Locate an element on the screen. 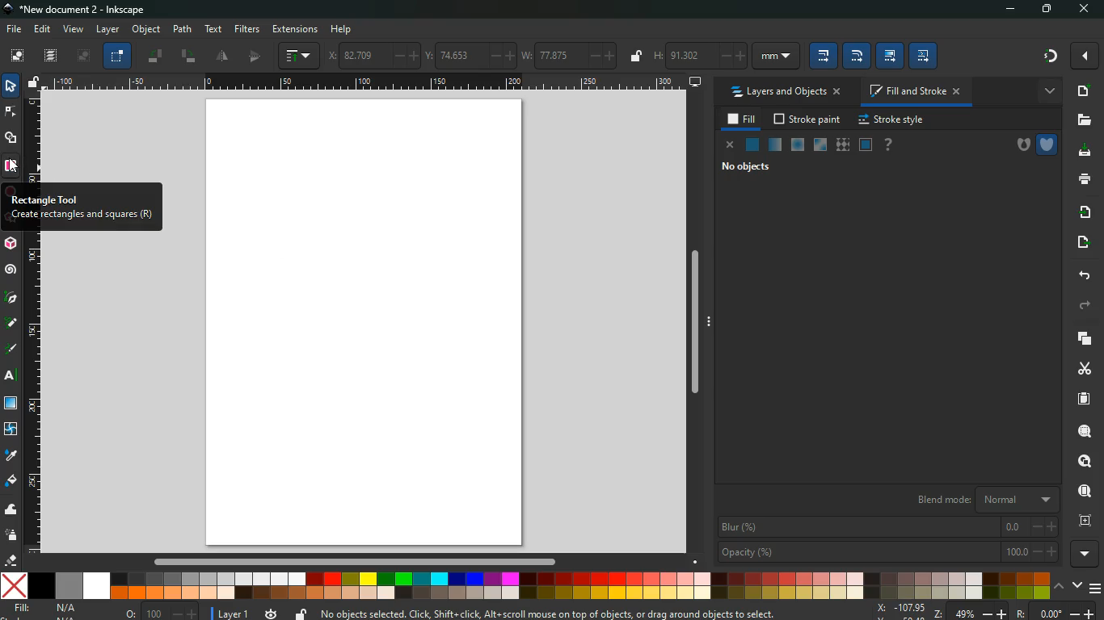 The width and height of the screenshot is (1104, 620). opacity is located at coordinates (887, 553).